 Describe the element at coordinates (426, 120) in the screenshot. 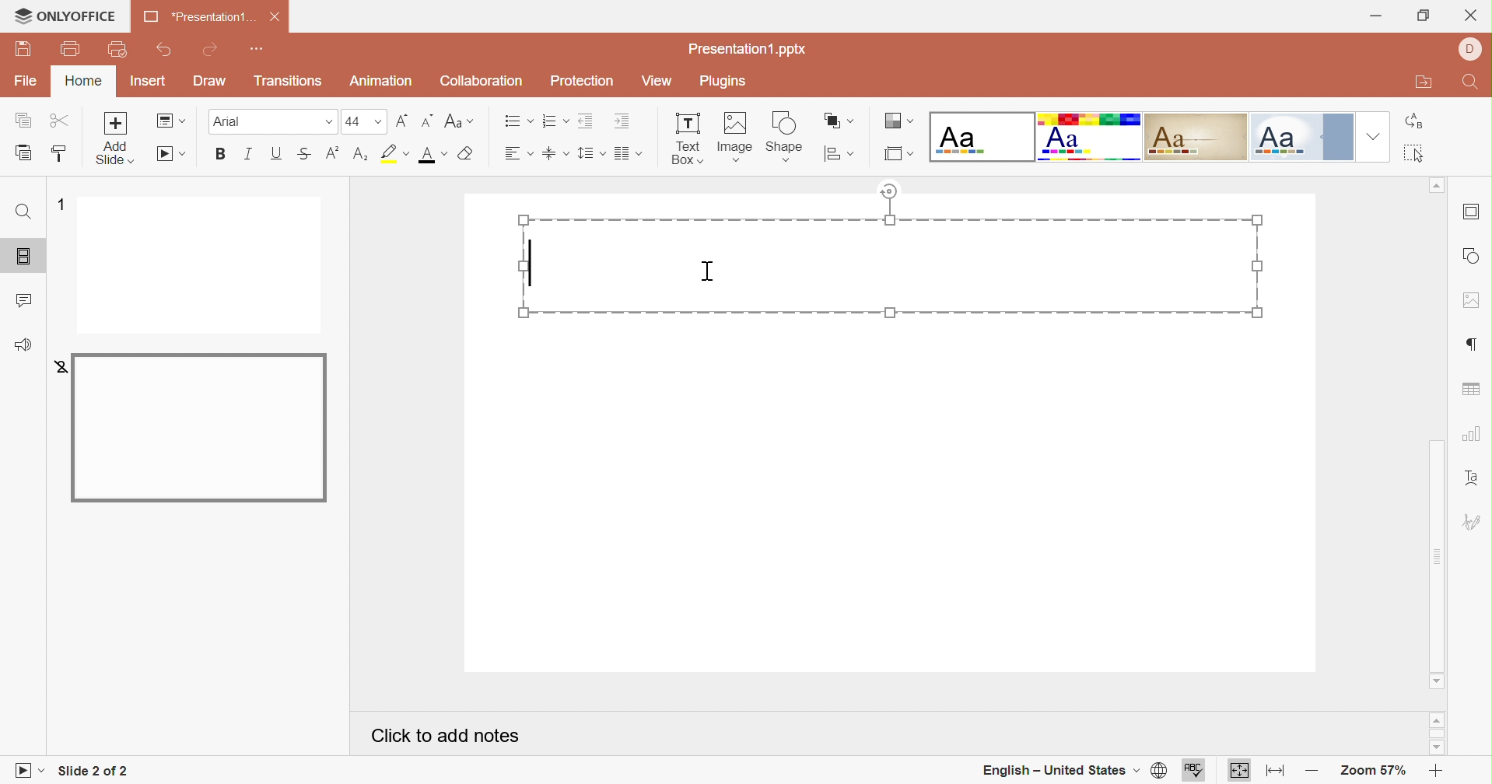

I see `Decrement font size` at that location.